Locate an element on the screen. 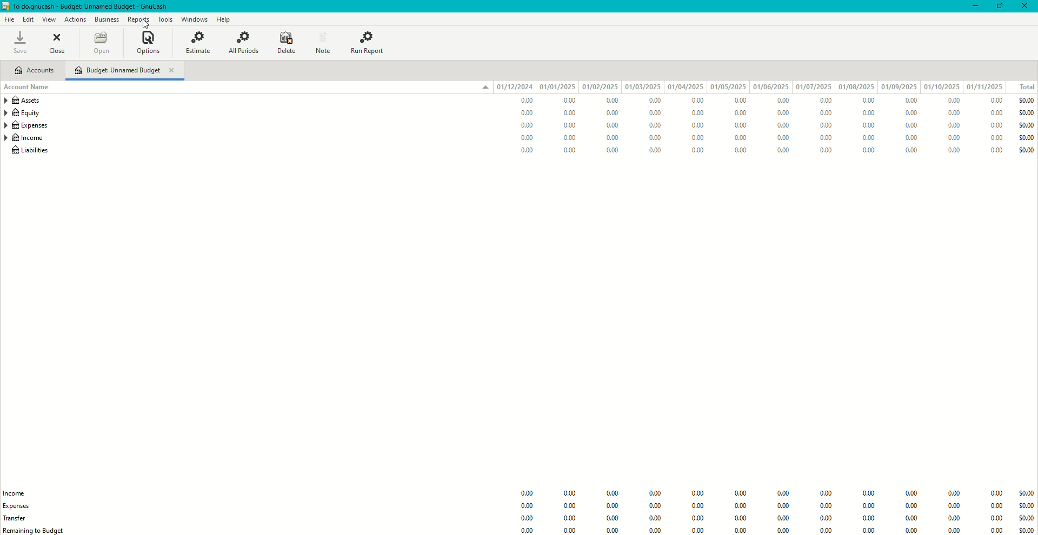 The image size is (1038, 535). 0.00 is located at coordinates (528, 506).